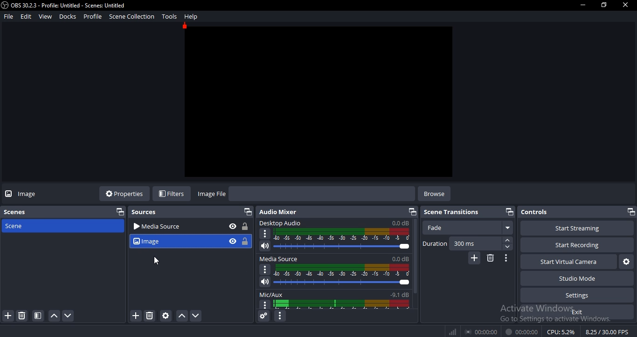 Image resolution: width=637 pixels, height=337 pixels. What do you see at coordinates (181, 316) in the screenshot?
I see `move up` at bounding box center [181, 316].